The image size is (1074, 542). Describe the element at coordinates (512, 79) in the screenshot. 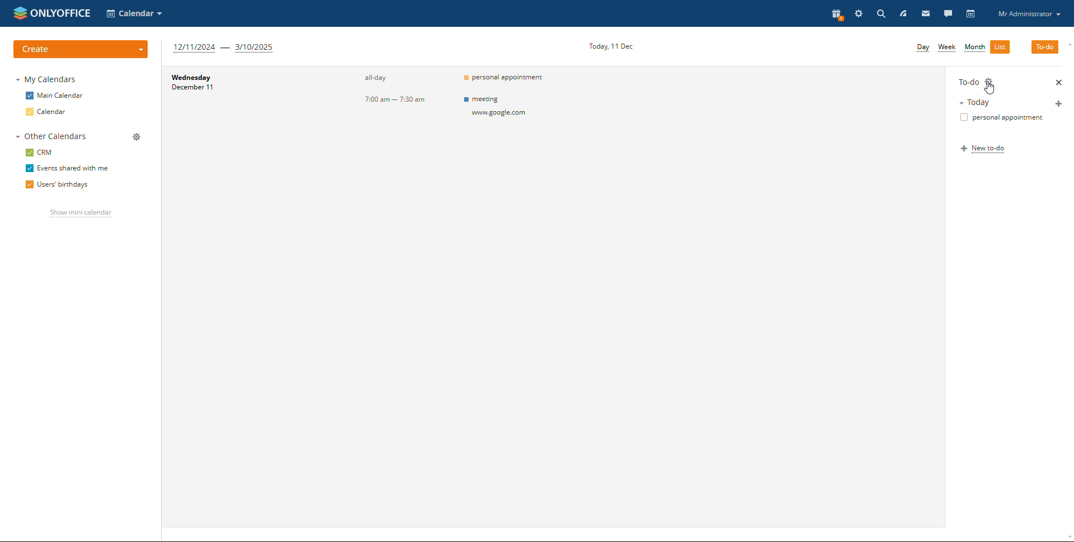

I see `events` at that location.